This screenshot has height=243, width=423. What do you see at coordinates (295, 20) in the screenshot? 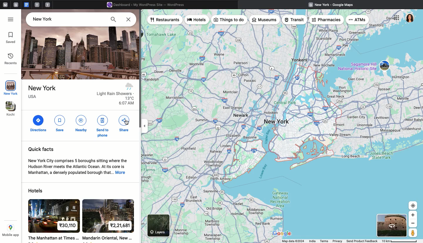
I see `Transit` at bounding box center [295, 20].